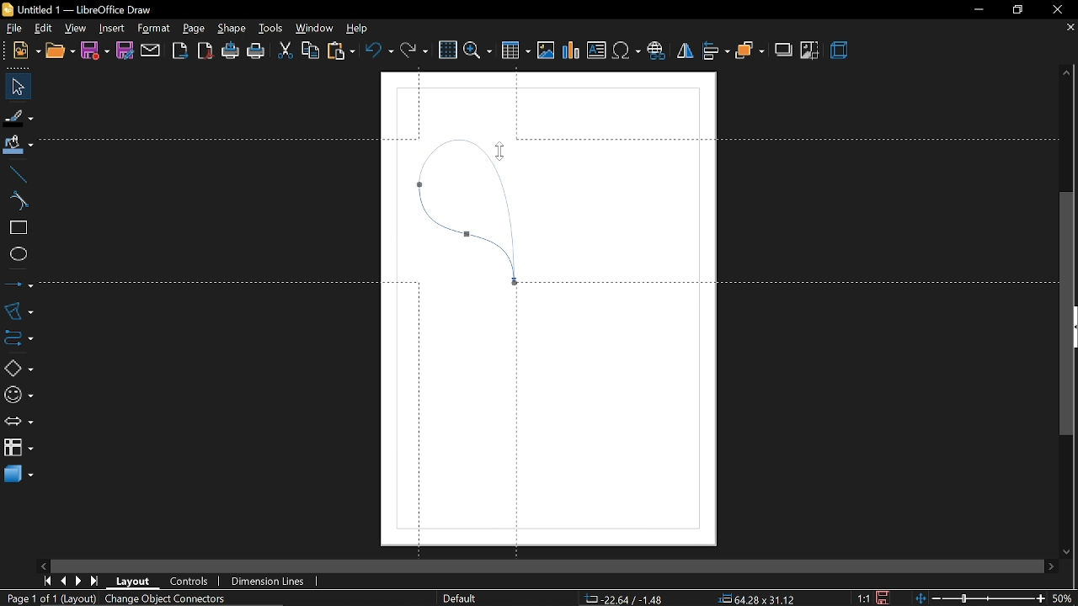 This screenshot has width=1078, height=606. I want to click on minimize, so click(975, 10).